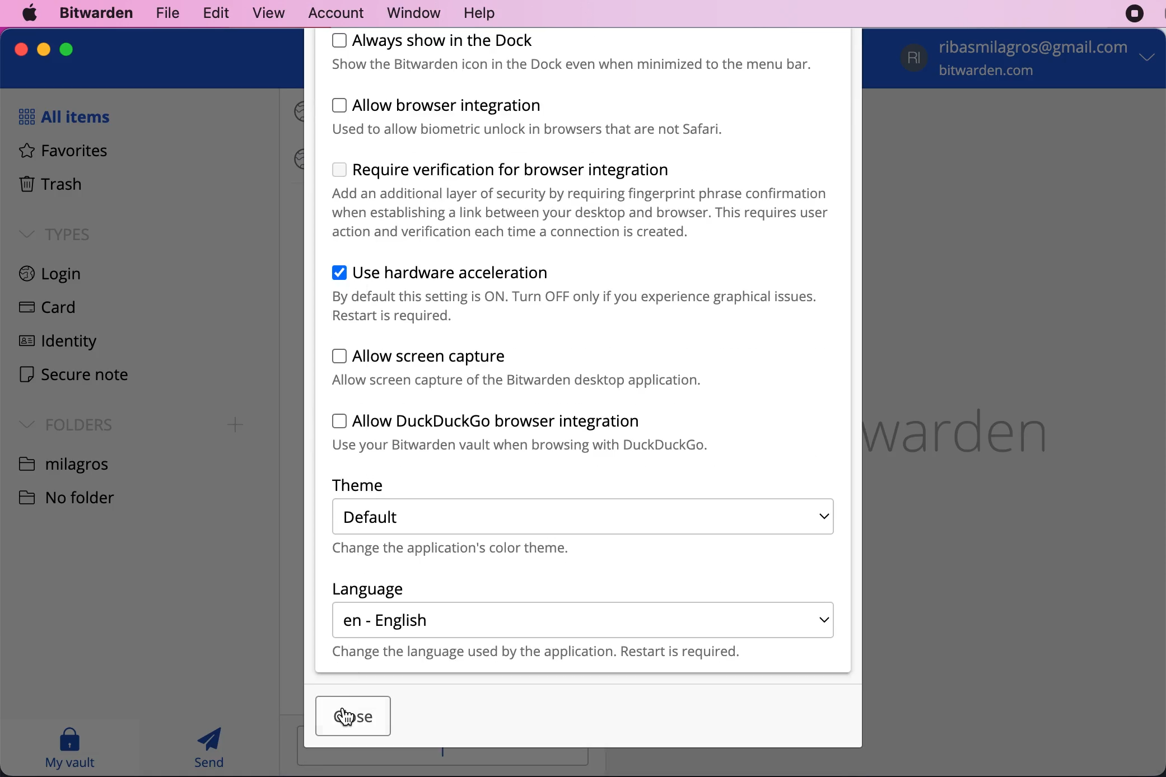 The width and height of the screenshot is (1166, 777). What do you see at coordinates (345, 717) in the screenshot?
I see `Cursor` at bounding box center [345, 717].